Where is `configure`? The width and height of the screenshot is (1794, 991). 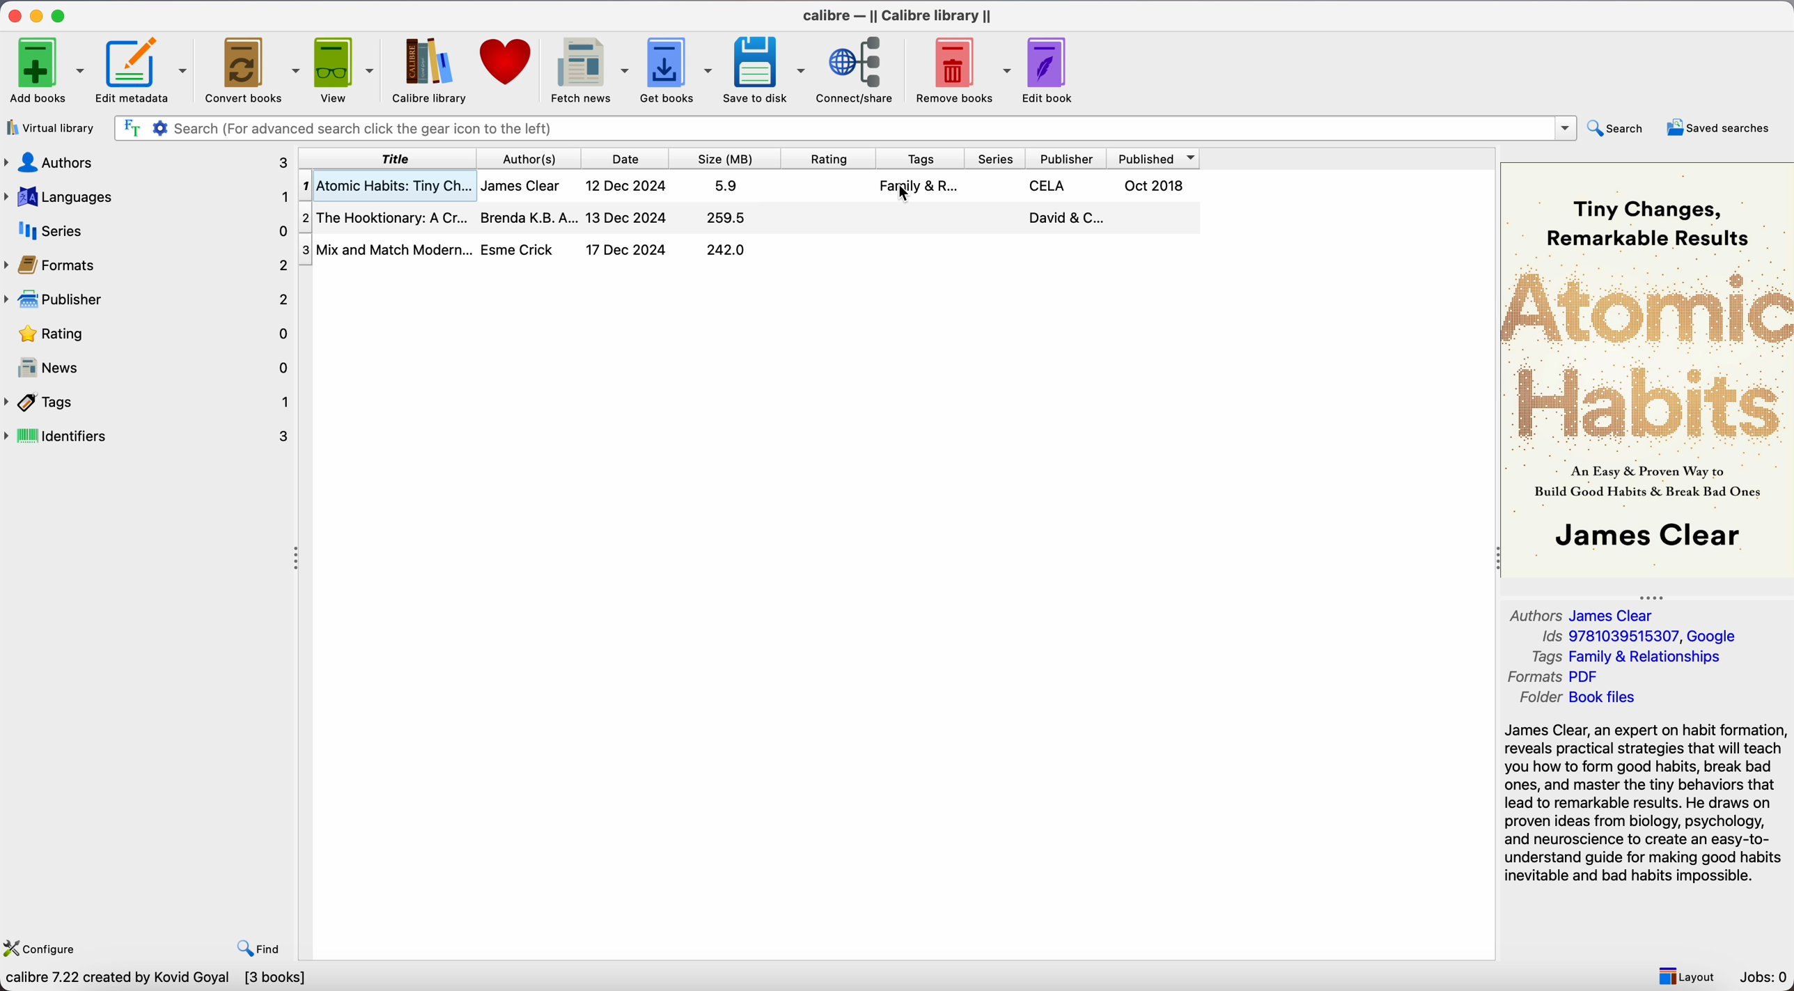
configure is located at coordinates (42, 948).